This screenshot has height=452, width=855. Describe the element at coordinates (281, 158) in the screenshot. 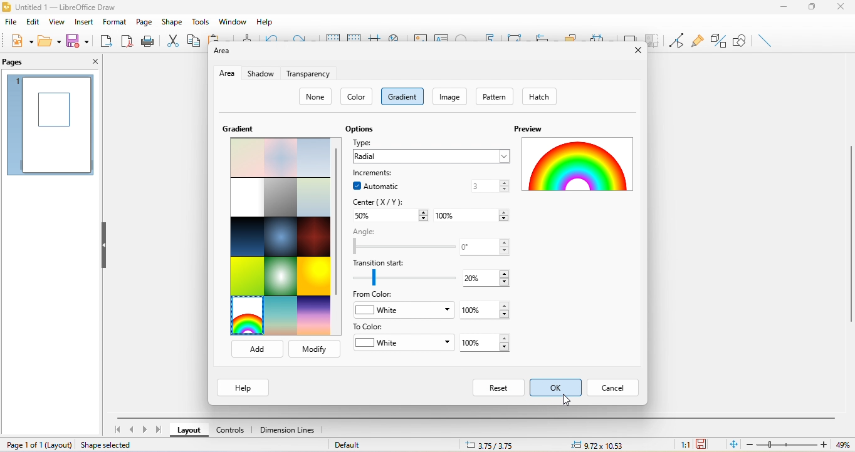

I see `pastel dream` at that location.